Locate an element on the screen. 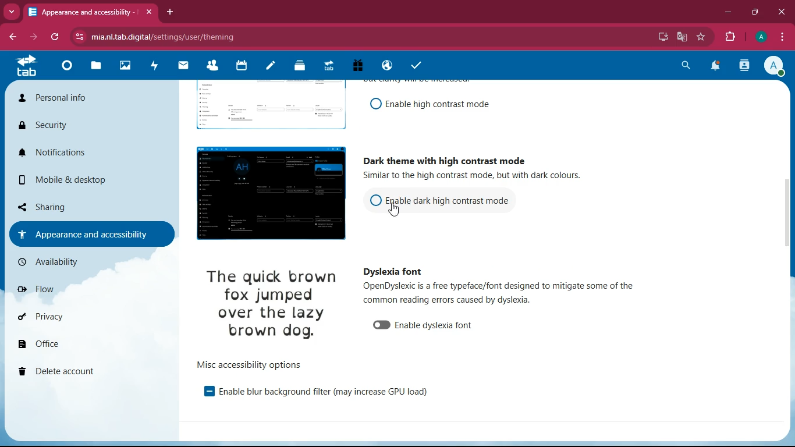  extensions is located at coordinates (729, 36).